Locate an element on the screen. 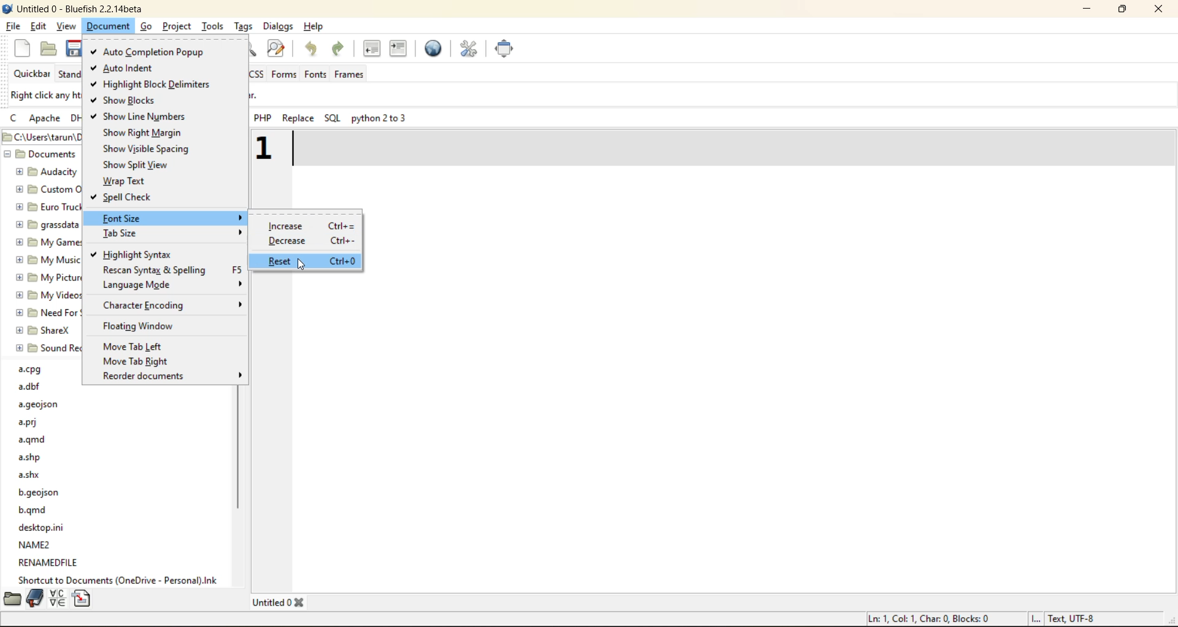 This screenshot has width=1178, height=627. audacity is located at coordinates (47, 173).